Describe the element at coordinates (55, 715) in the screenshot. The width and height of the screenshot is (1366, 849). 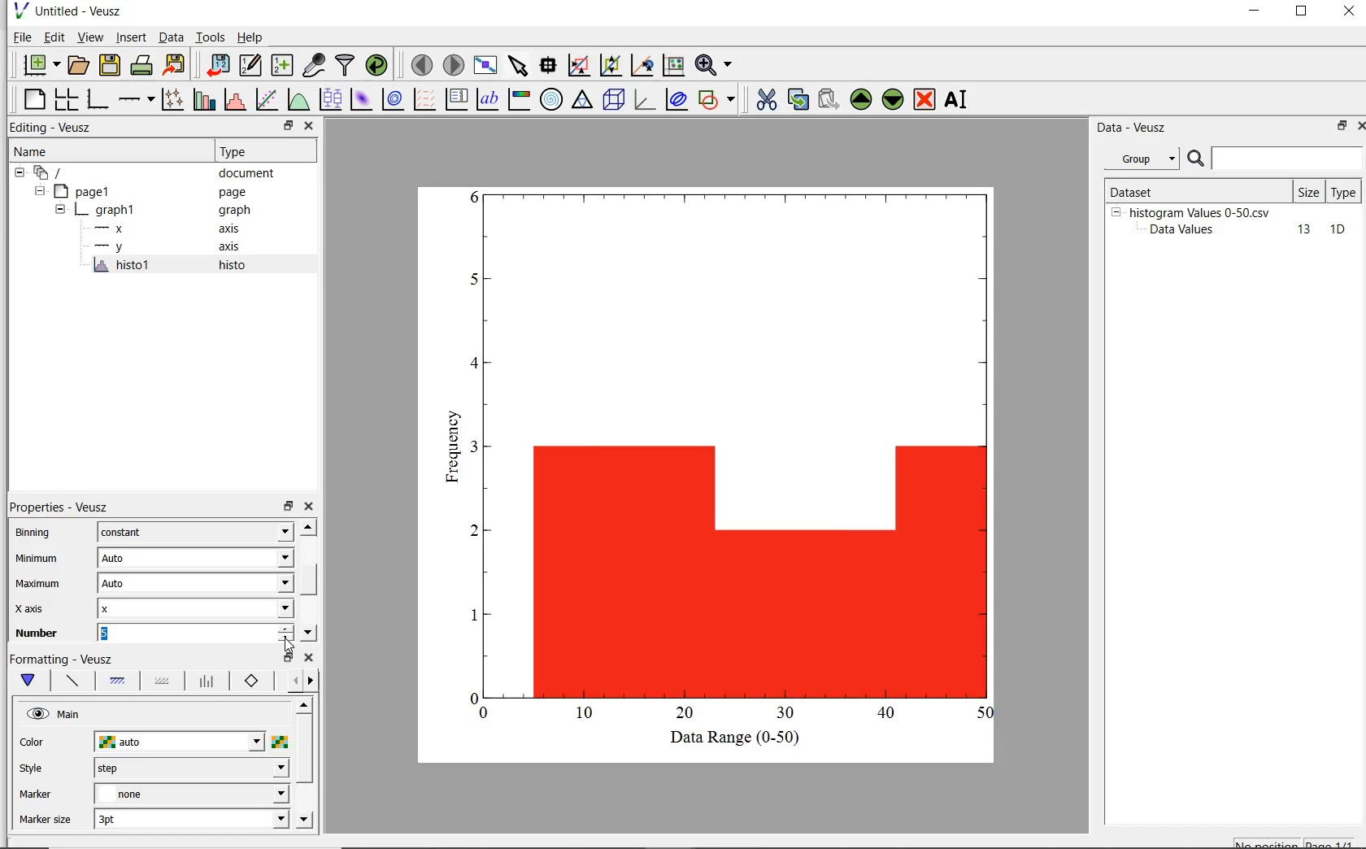
I see `hide main` at that location.